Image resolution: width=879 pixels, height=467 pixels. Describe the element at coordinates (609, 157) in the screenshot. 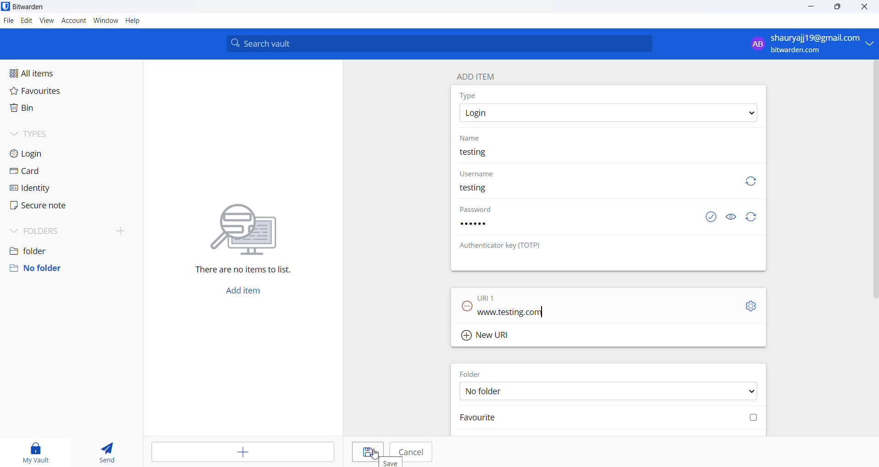

I see `name input box. current name: testing` at that location.